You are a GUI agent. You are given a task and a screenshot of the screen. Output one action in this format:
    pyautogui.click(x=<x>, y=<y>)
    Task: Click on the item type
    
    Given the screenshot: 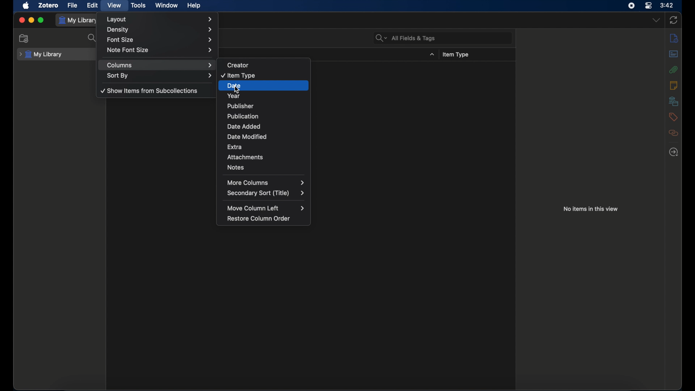 What is the action you would take?
    pyautogui.click(x=456, y=54)
    